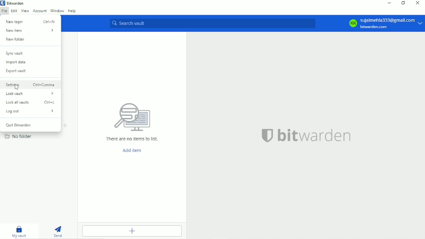  I want to click on Send, so click(58, 231).